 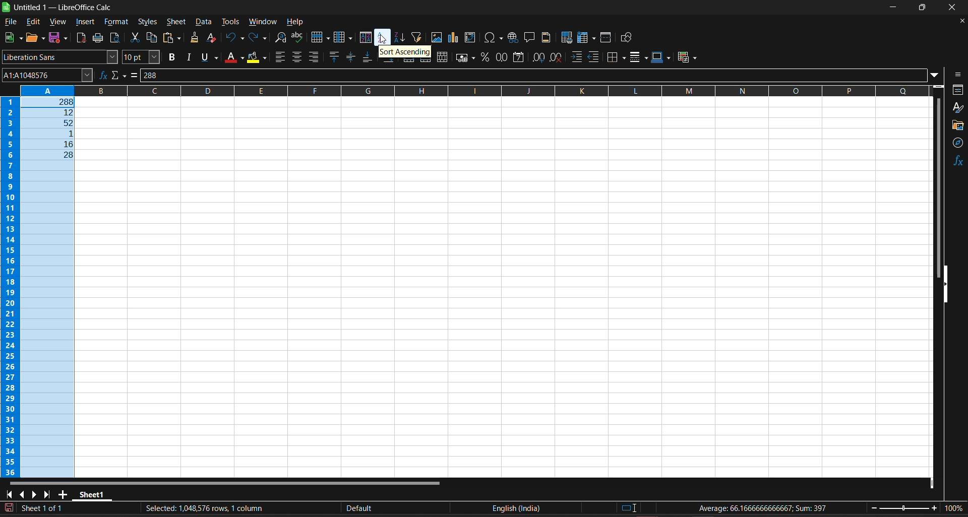 What do you see at coordinates (193, 39) in the screenshot?
I see `clone formatting` at bounding box center [193, 39].